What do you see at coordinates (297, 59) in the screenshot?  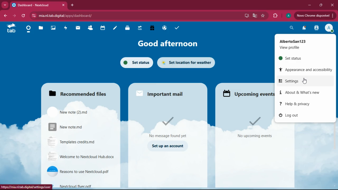 I see `set status` at bounding box center [297, 59].